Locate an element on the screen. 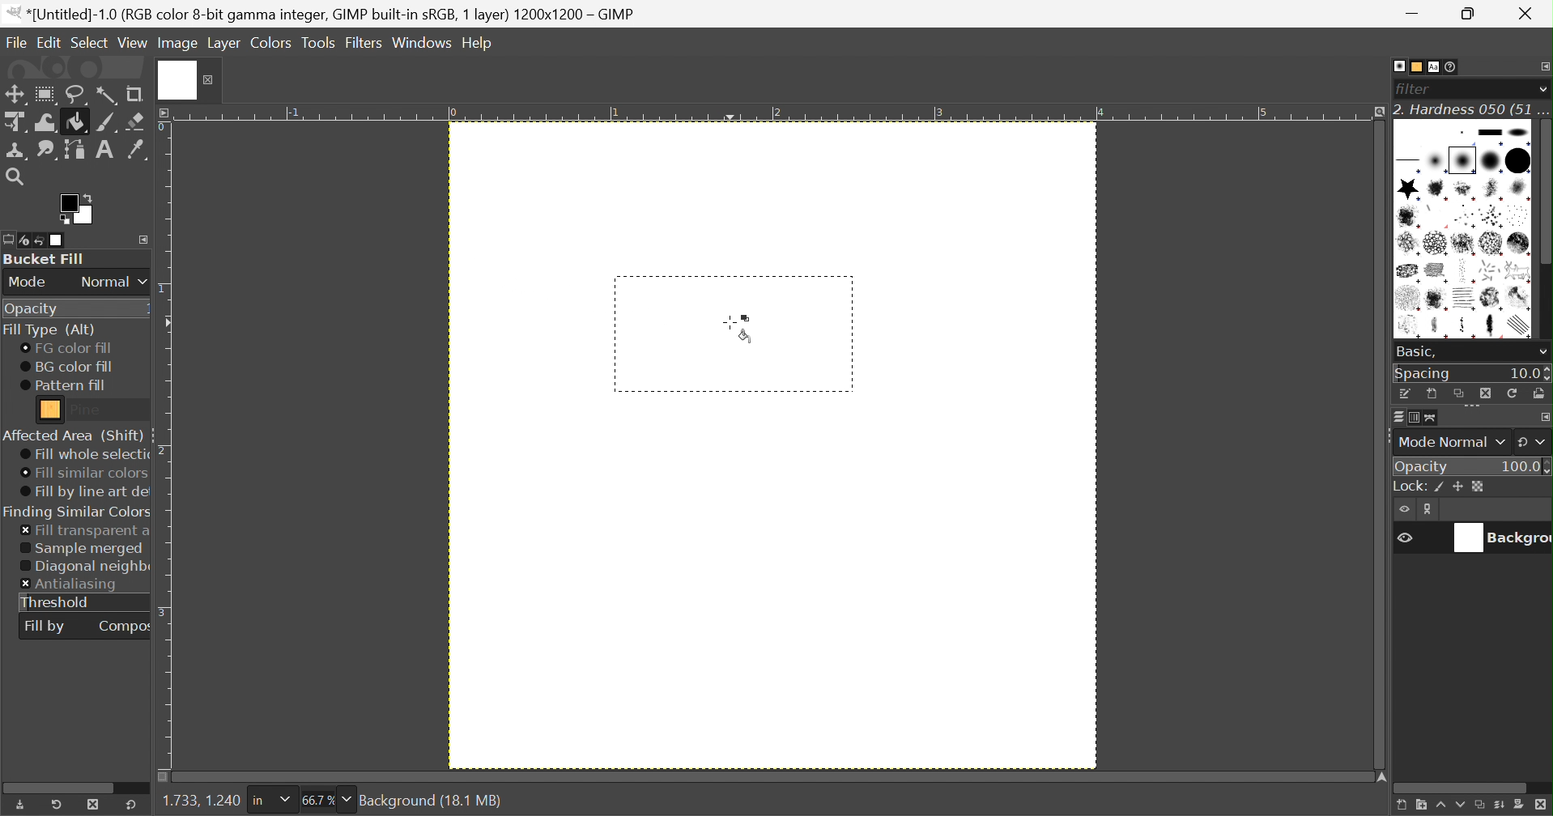  Configure this tab is located at coordinates (1543, 66).